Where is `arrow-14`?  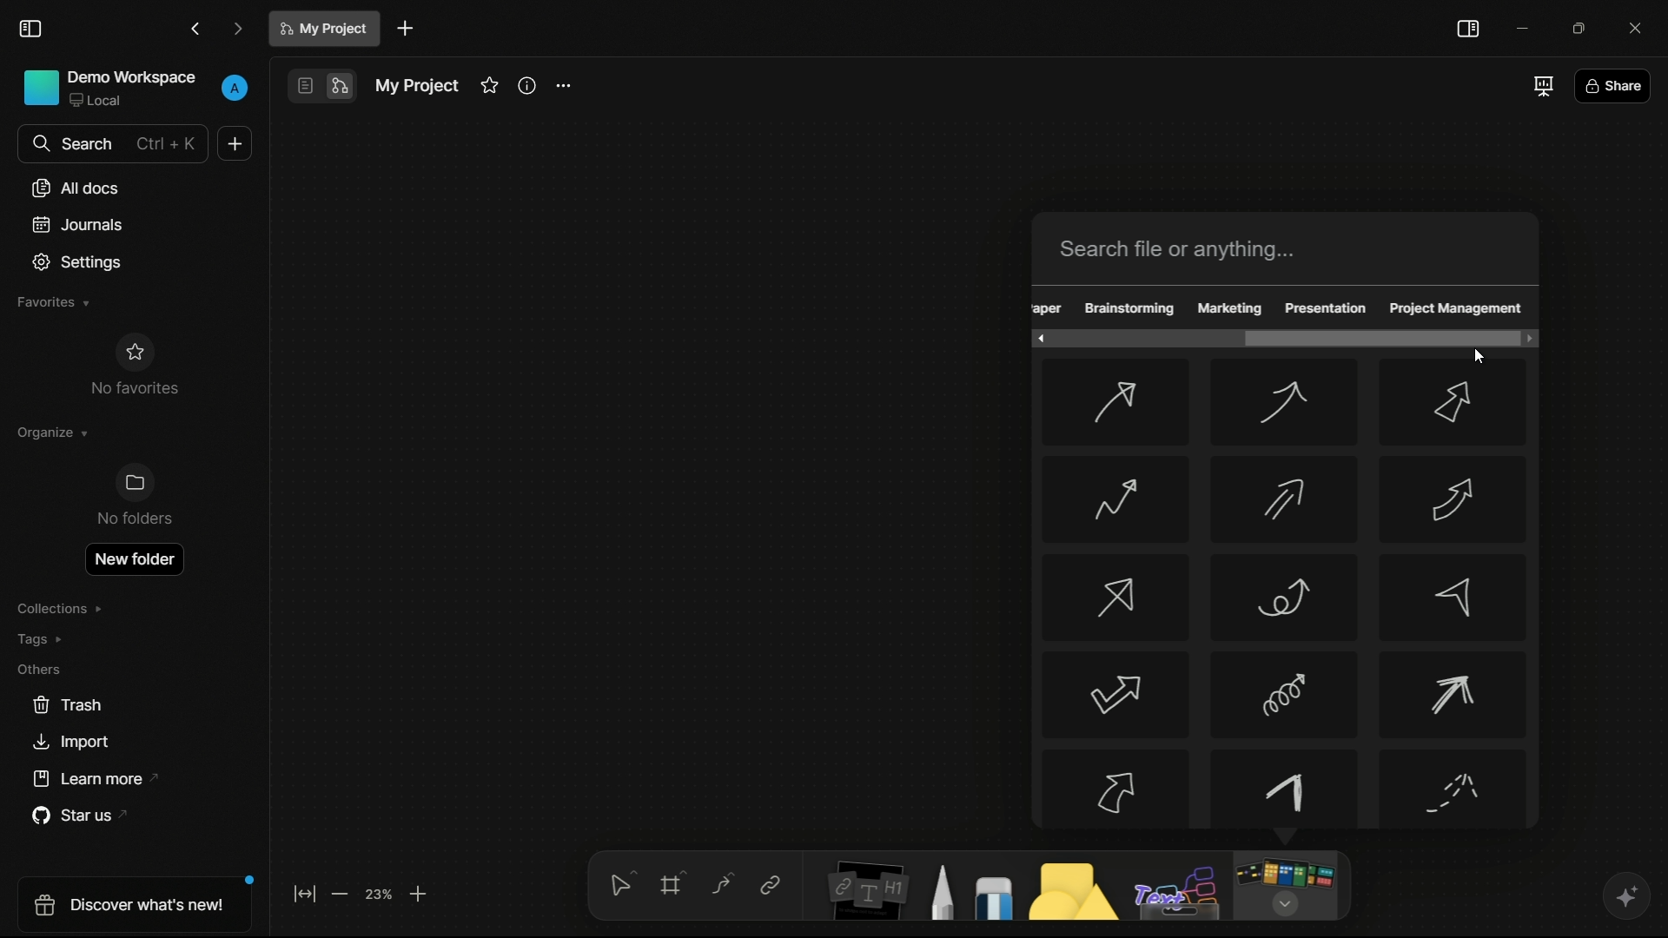 arrow-14 is located at coordinates (1286, 789).